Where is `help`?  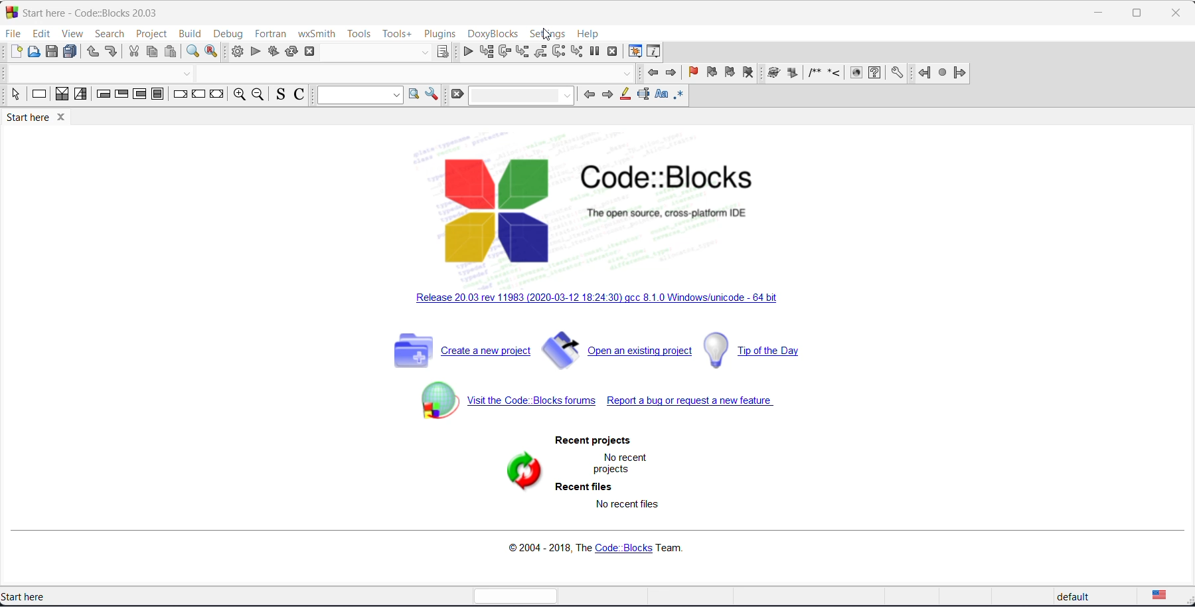 help is located at coordinates (590, 35).